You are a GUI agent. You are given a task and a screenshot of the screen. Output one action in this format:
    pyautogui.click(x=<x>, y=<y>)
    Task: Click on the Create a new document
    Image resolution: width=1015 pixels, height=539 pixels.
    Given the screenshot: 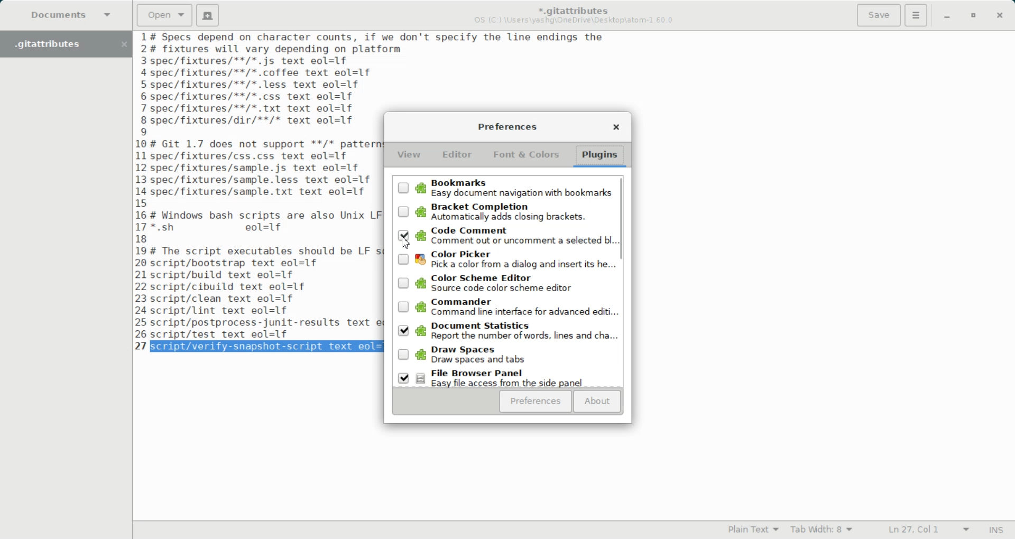 What is the action you would take?
    pyautogui.click(x=208, y=15)
    